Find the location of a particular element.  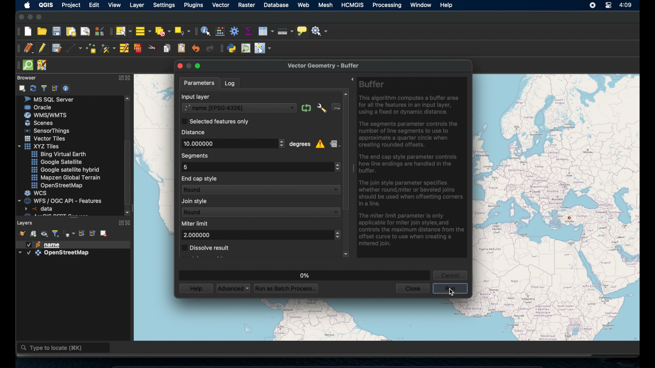

inactive minimize button is located at coordinates (189, 66).